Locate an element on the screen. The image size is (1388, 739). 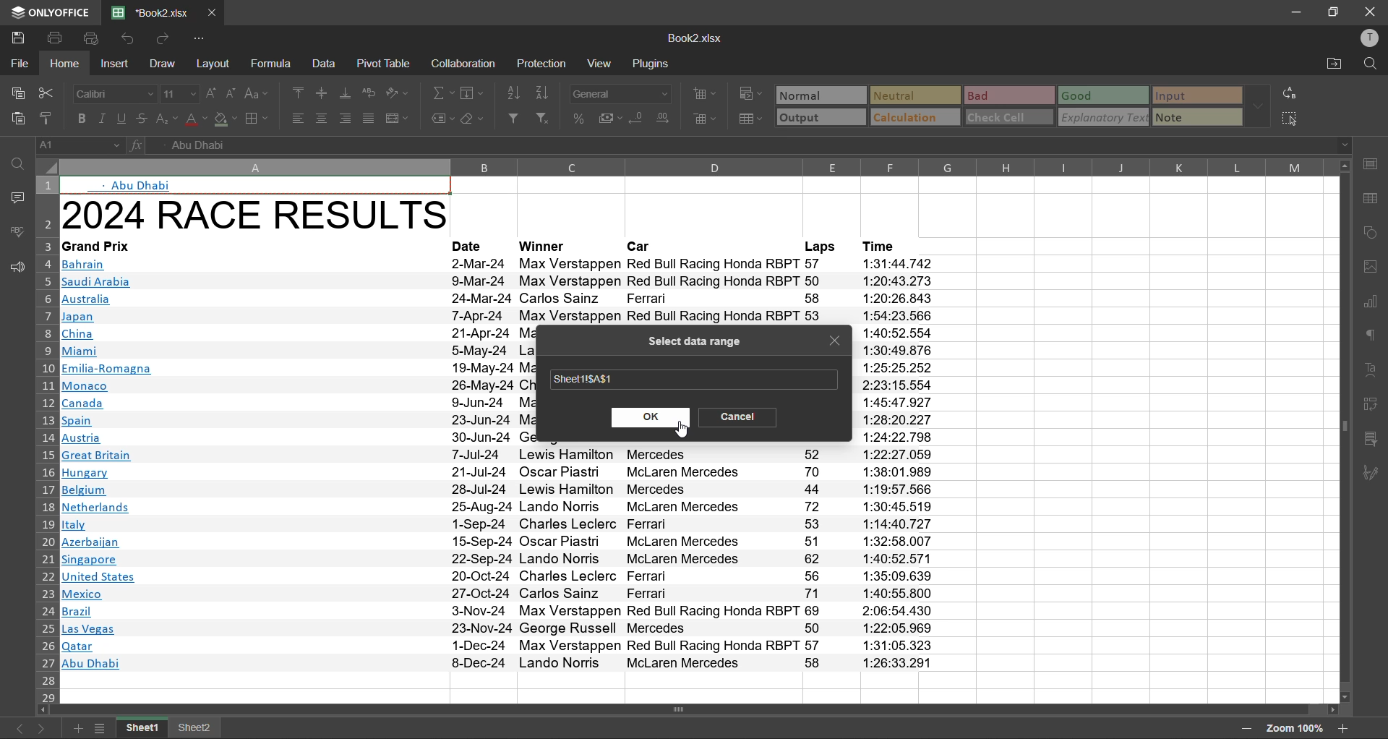
align center is located at coordinates (322, 116).